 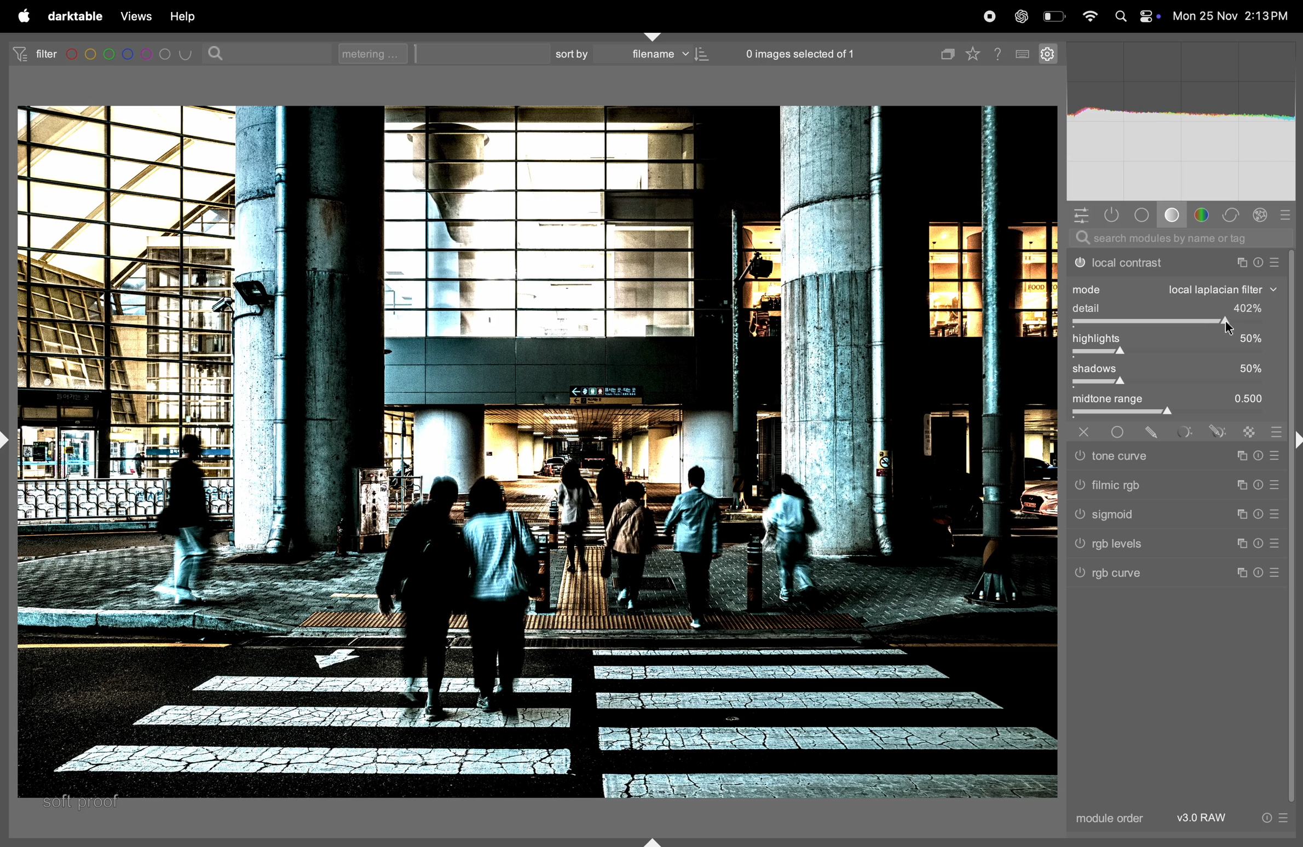 I want to click on search, so click(x=1175, y=240).